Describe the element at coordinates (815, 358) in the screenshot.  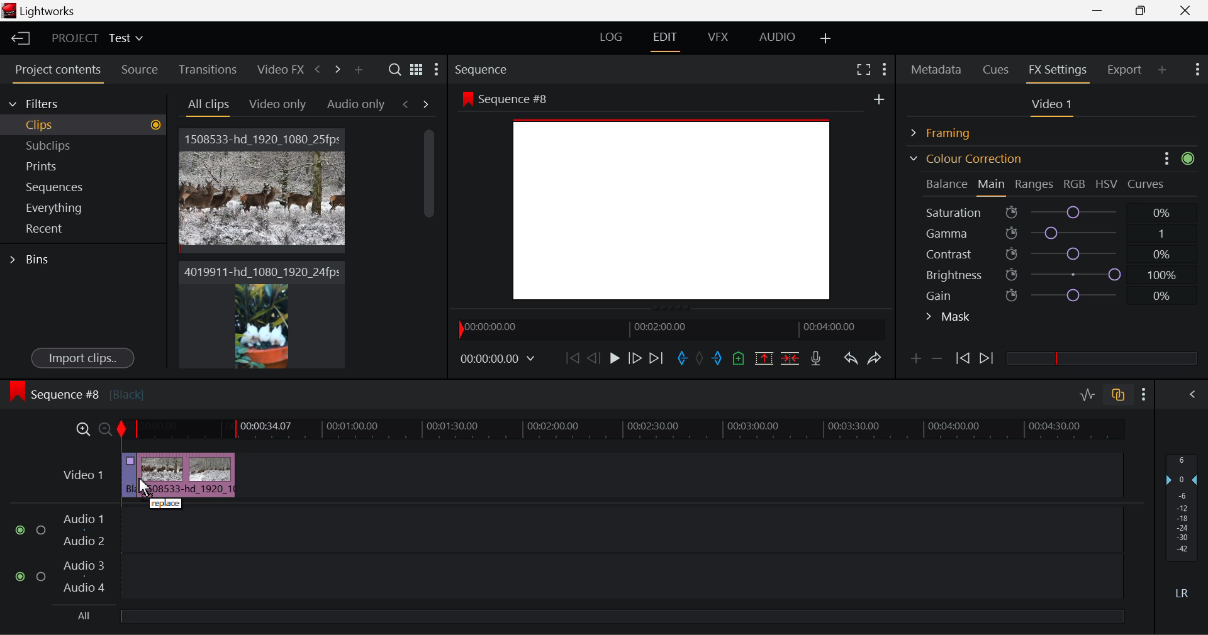
I see `Recrod Voiceover` at that location.